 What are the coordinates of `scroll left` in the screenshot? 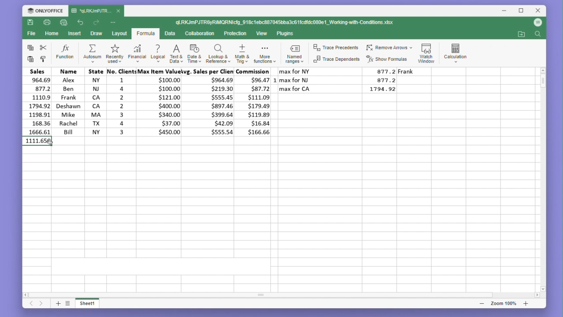 It's located at (27, 296).